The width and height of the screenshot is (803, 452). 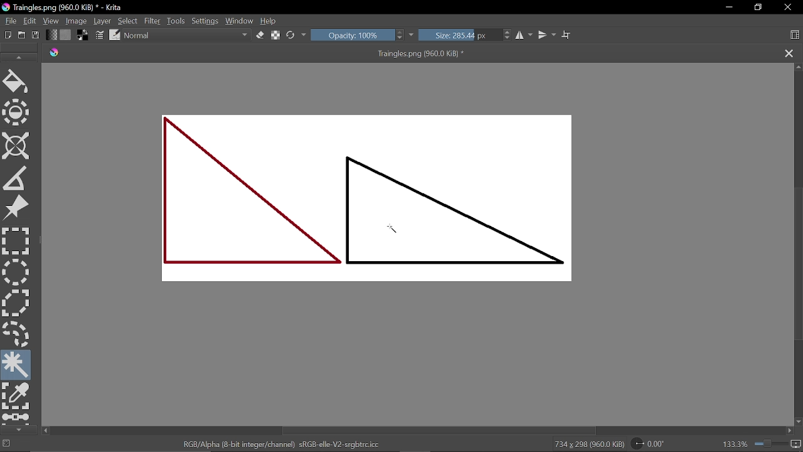 I want to click on RGB, so click(x=280, y=444).